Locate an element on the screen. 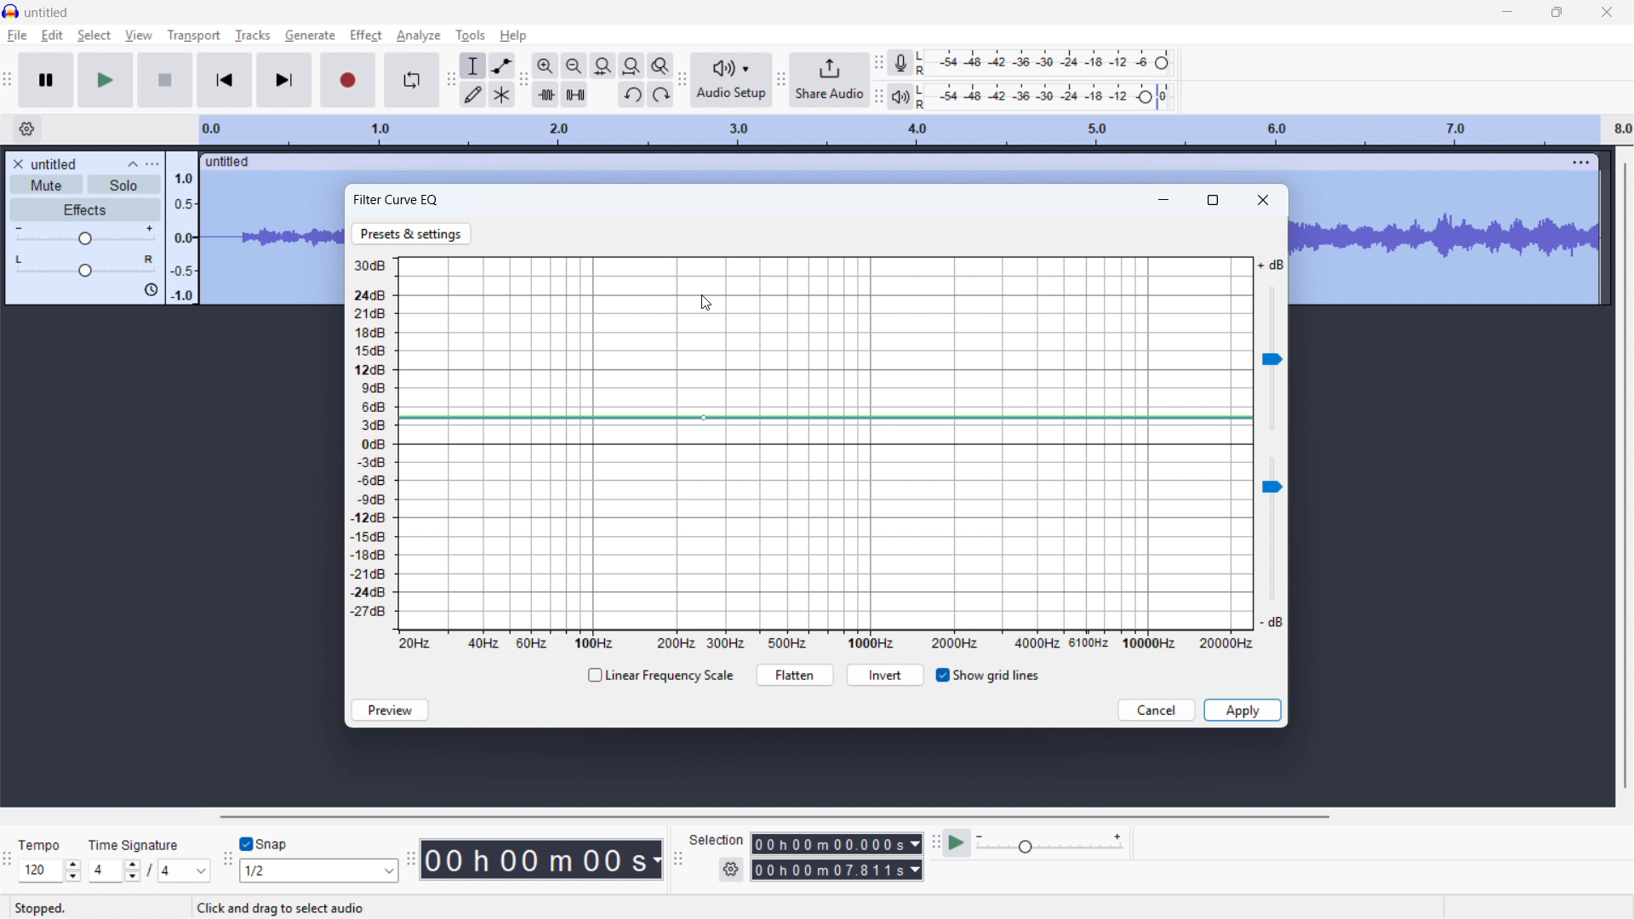 Image resolution: width=1634 pixels, height=919 pixels. Play at speed toolbar  is located at coordinates (933, 842).